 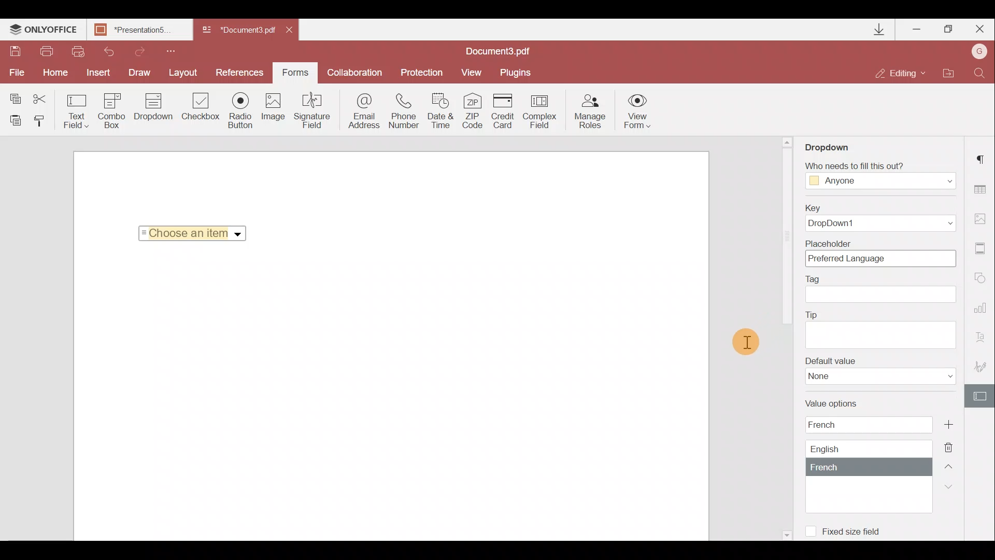 What do you see at coordinates (861, 455) in the screenshot?
I see `Value options` at bounding box center [861, 455].